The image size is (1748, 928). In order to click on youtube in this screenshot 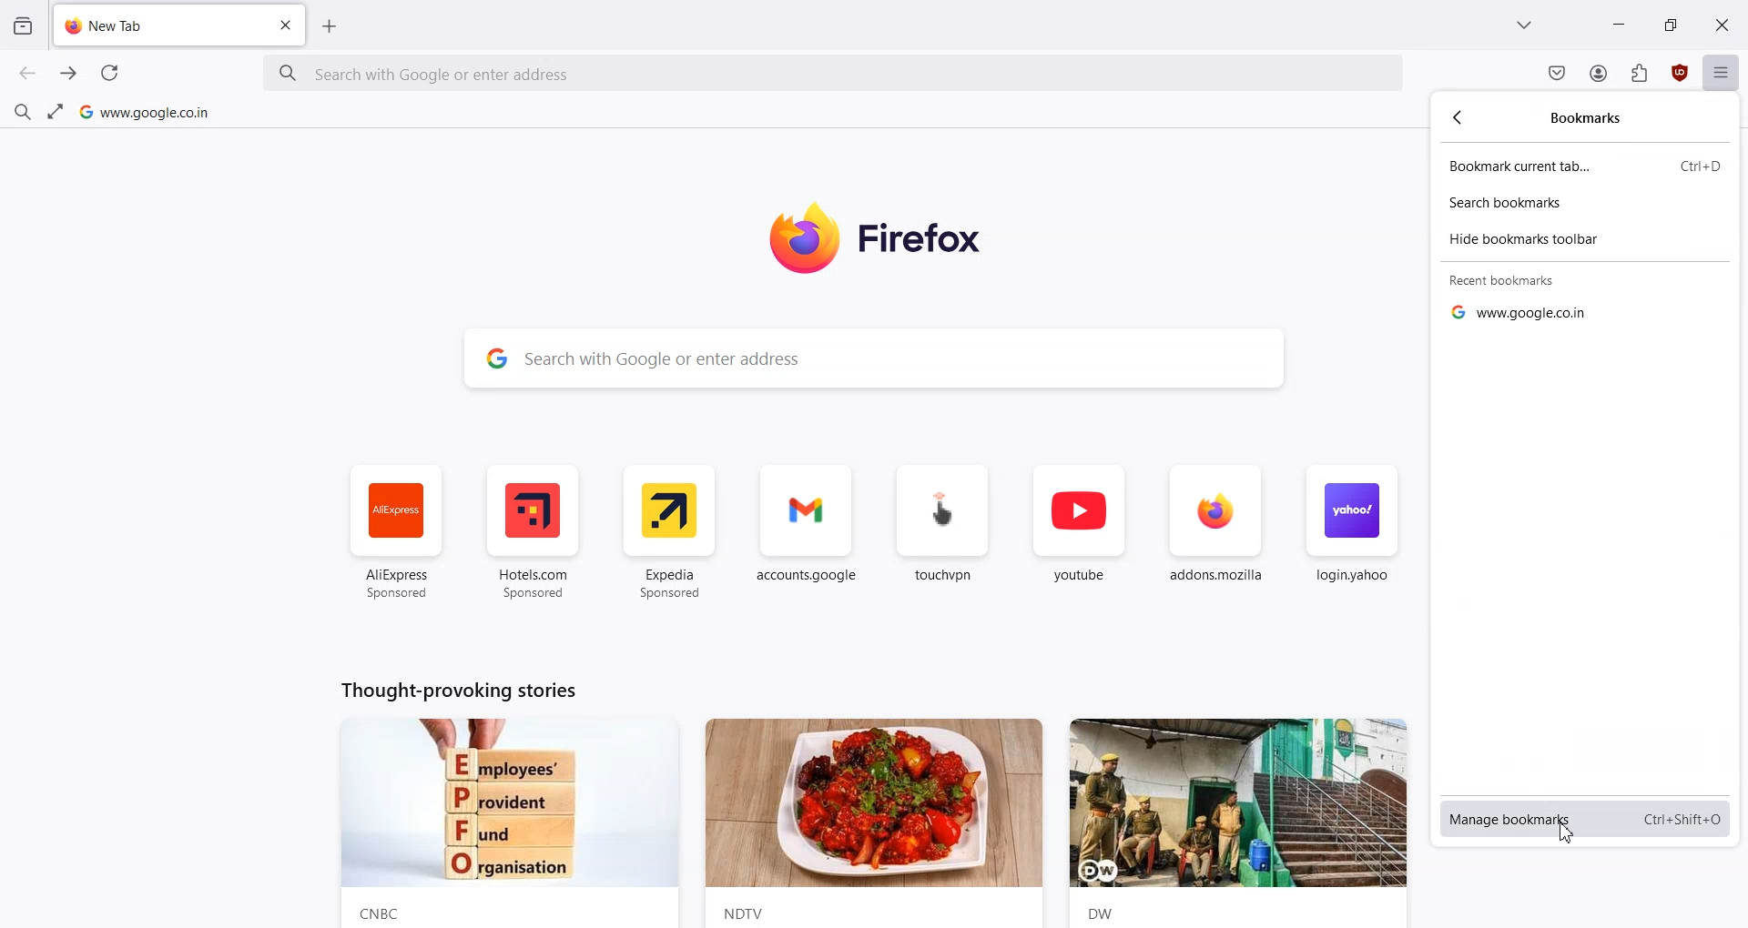, I will do `click(1079, 534)`.